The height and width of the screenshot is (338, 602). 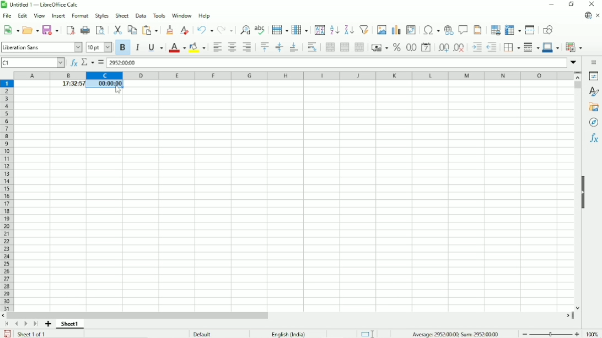 What do you see at coordinates (244, 29) in the screenshot?
I see `Find and replace` at bounding box center [244, 29].